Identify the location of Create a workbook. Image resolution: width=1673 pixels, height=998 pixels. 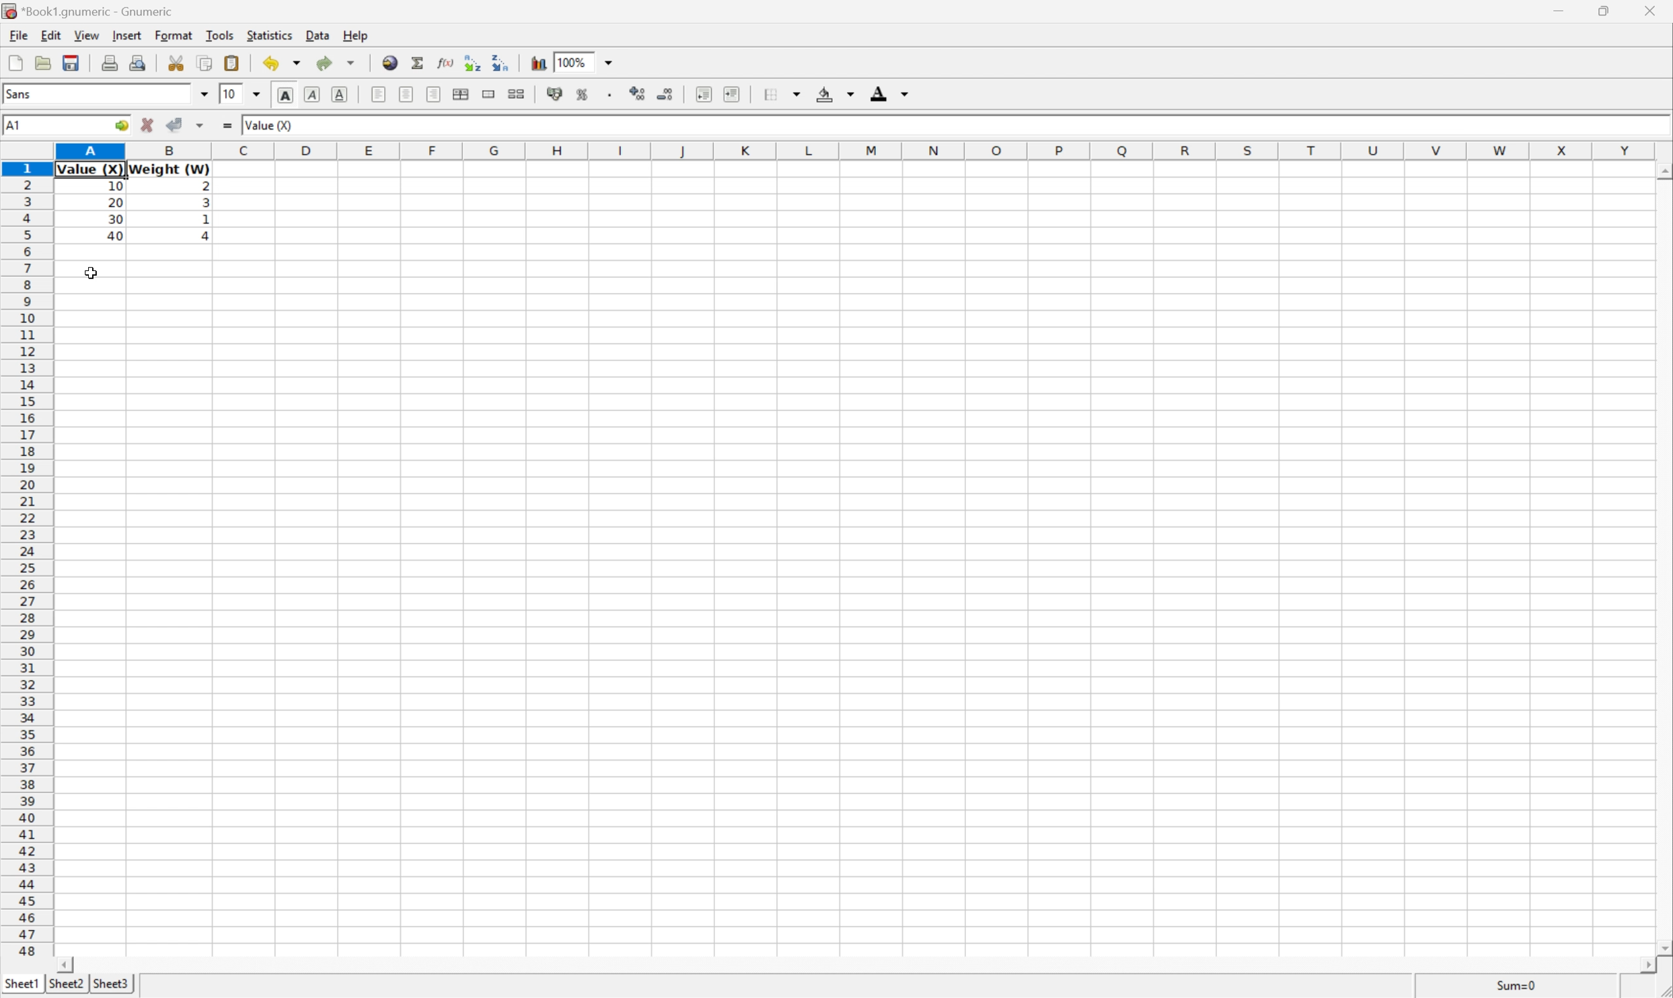
(13, 63).